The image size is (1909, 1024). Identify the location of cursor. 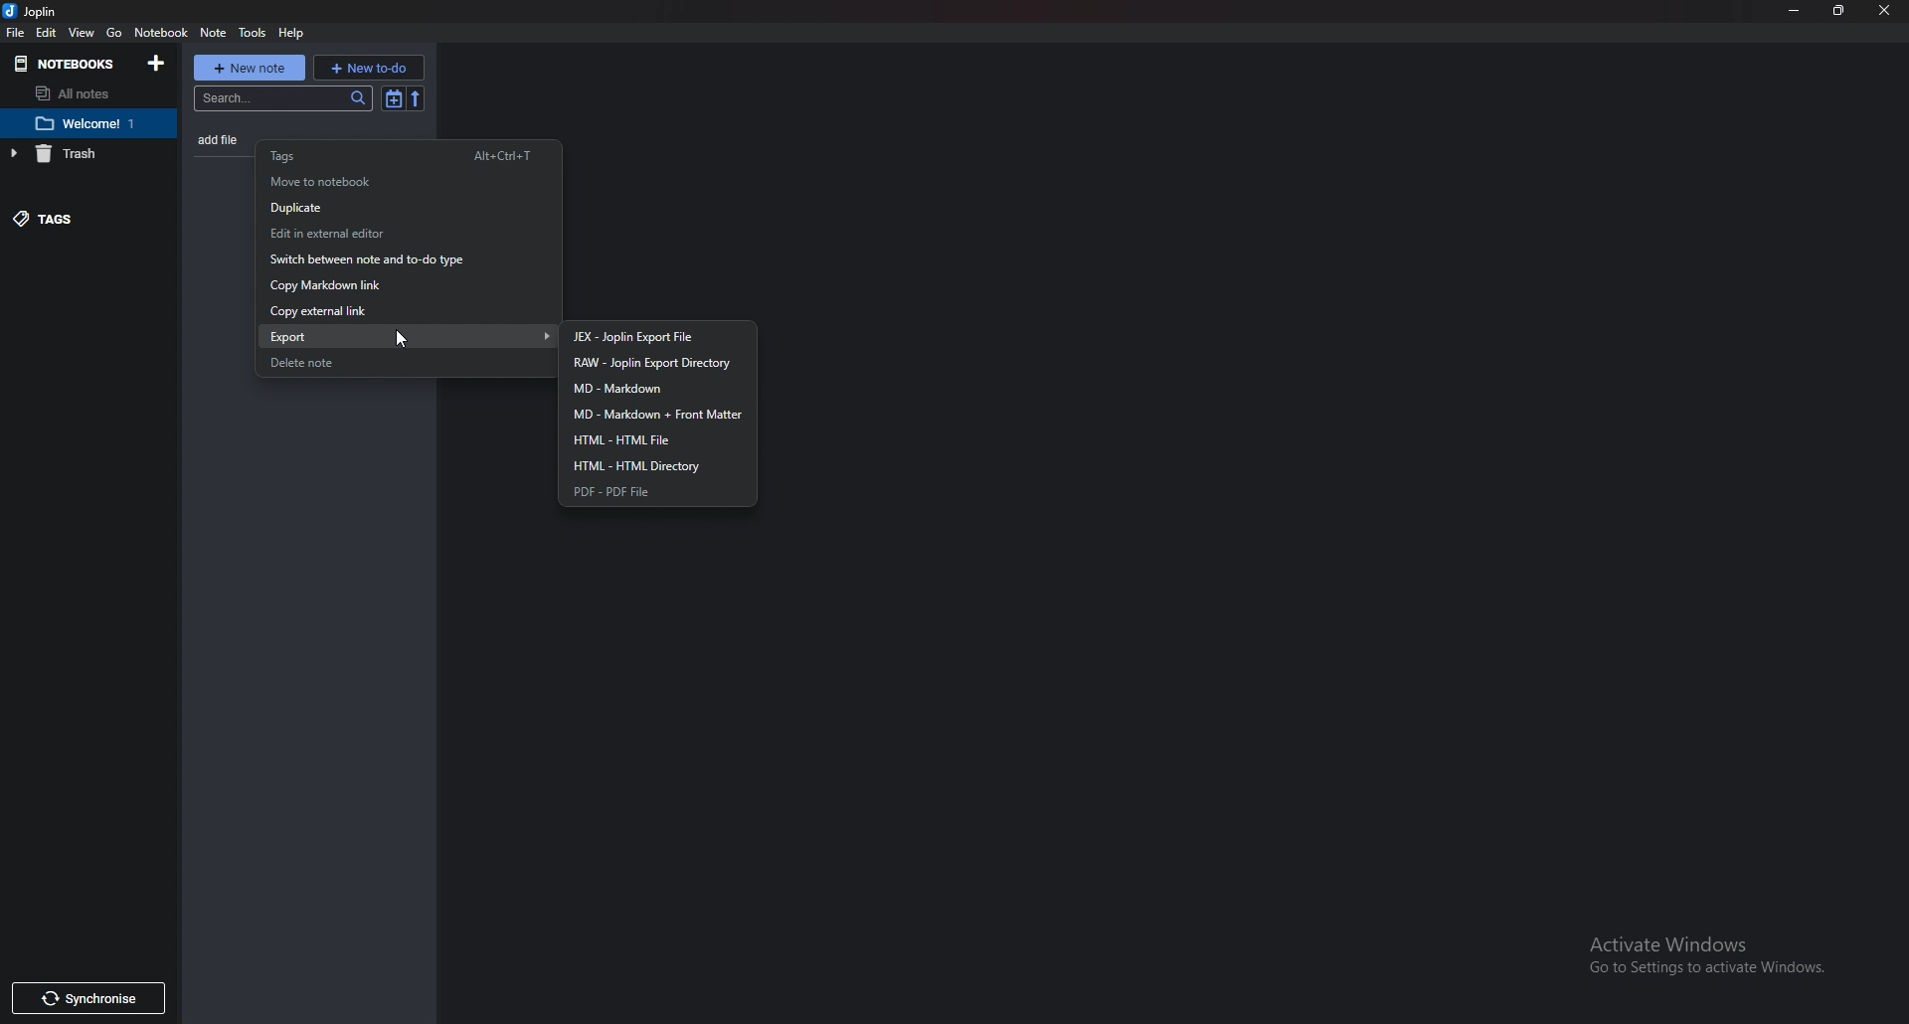
(400, 340).